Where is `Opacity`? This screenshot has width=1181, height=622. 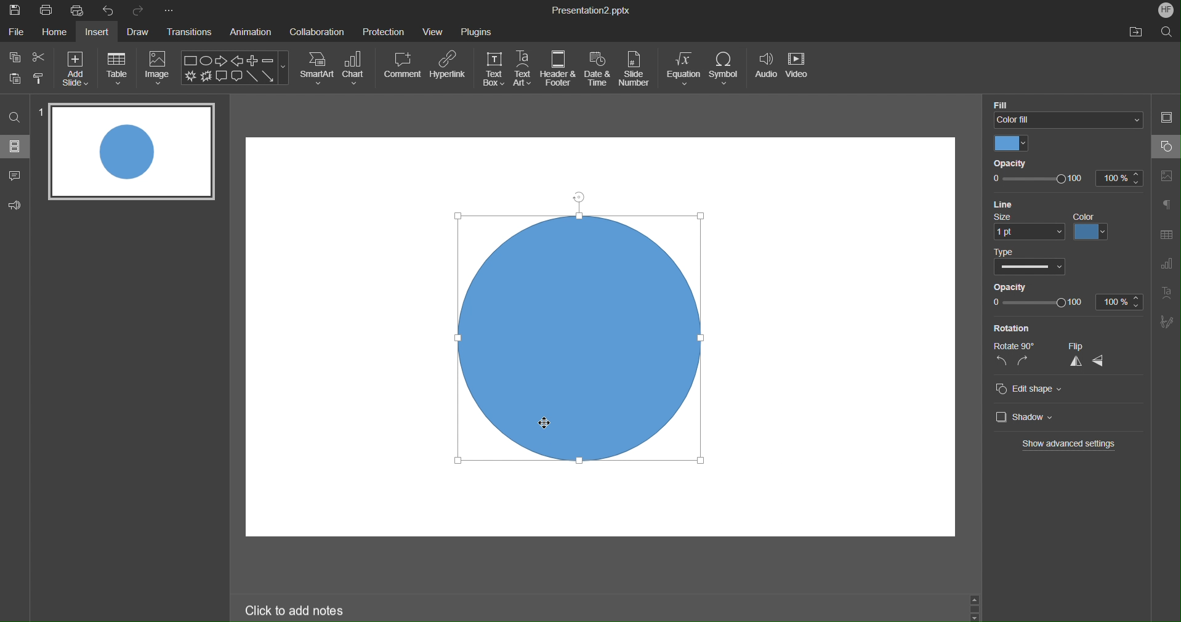
Opacity is located at coordinates (1018, 163).